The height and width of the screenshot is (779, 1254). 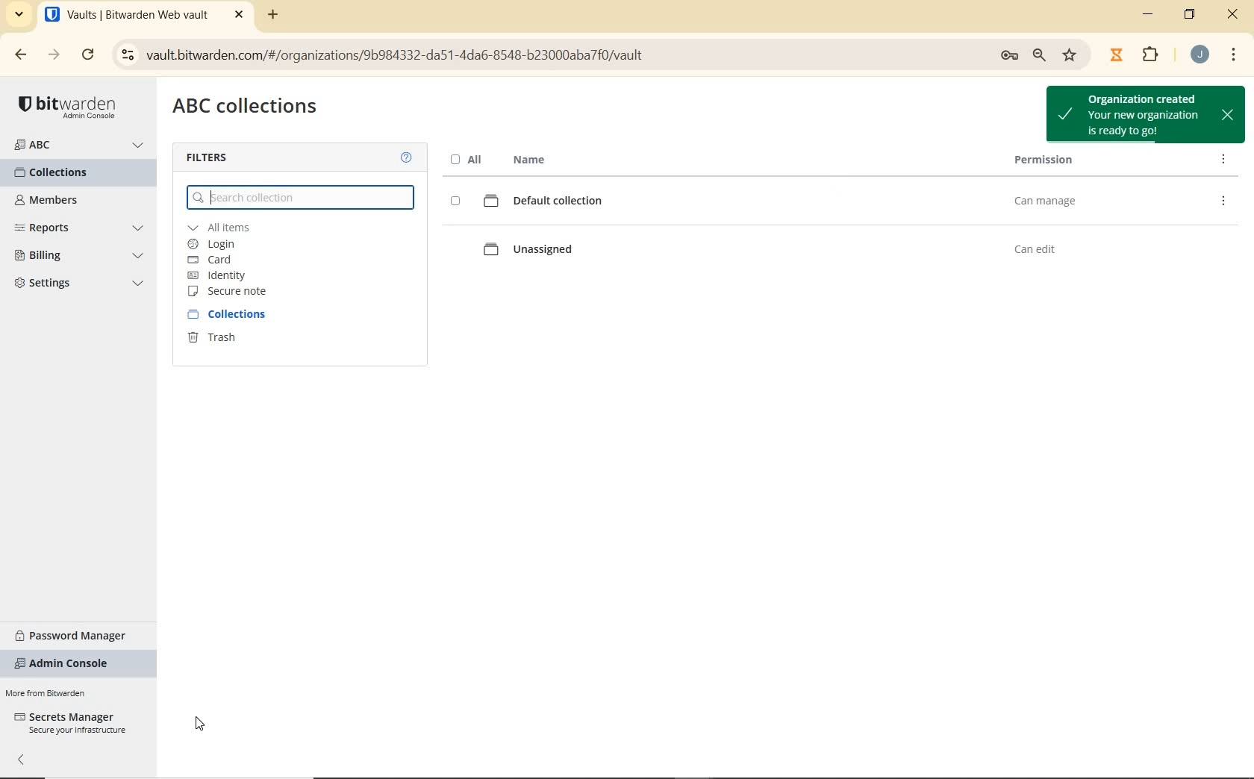 What do you see at coordinates (90, 56) in the screenshot?
I see `reload` at bounding box center [90, 56].